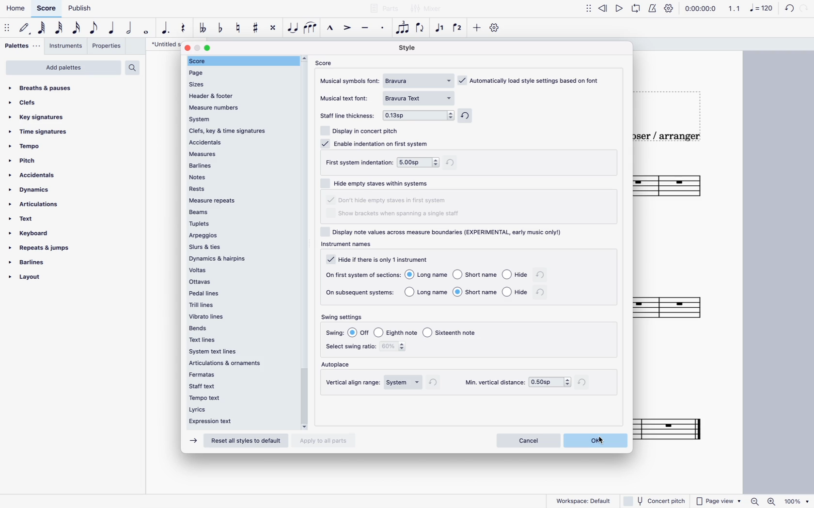  I want to click on options, so click(417, 332).